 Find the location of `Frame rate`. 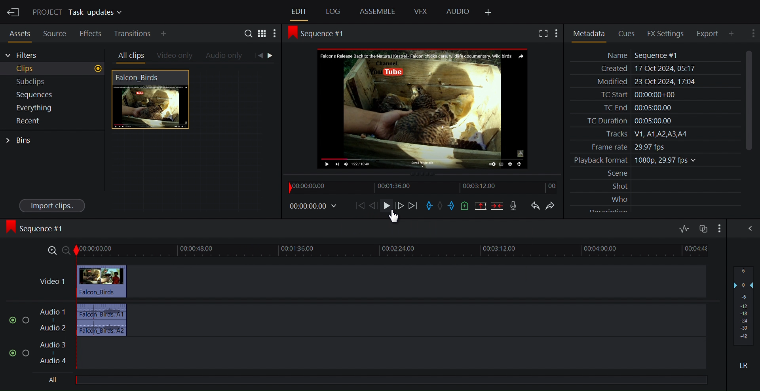

Frame rate is located at coordinates (652, 146).